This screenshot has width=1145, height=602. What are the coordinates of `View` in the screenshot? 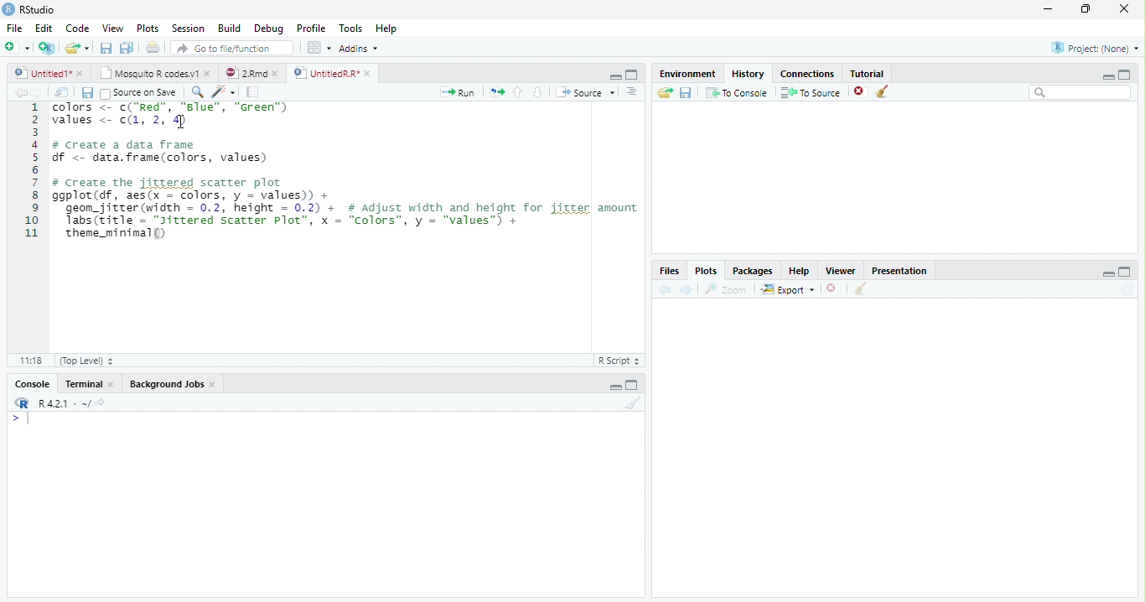 It's located at (112, 28).